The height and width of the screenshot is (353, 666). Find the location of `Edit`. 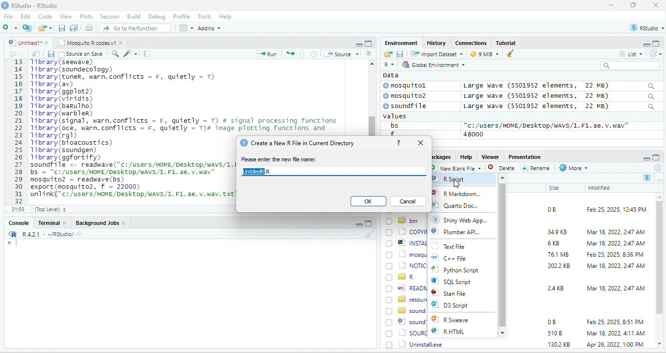

Edit is located at coordinates (26, 16).